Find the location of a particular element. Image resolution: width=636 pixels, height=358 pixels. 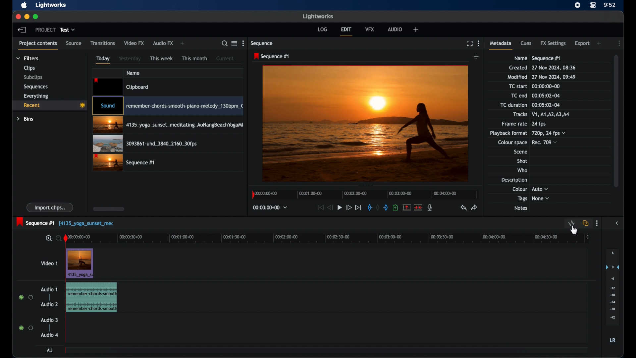

video clip is located at coordinates (145, 144).